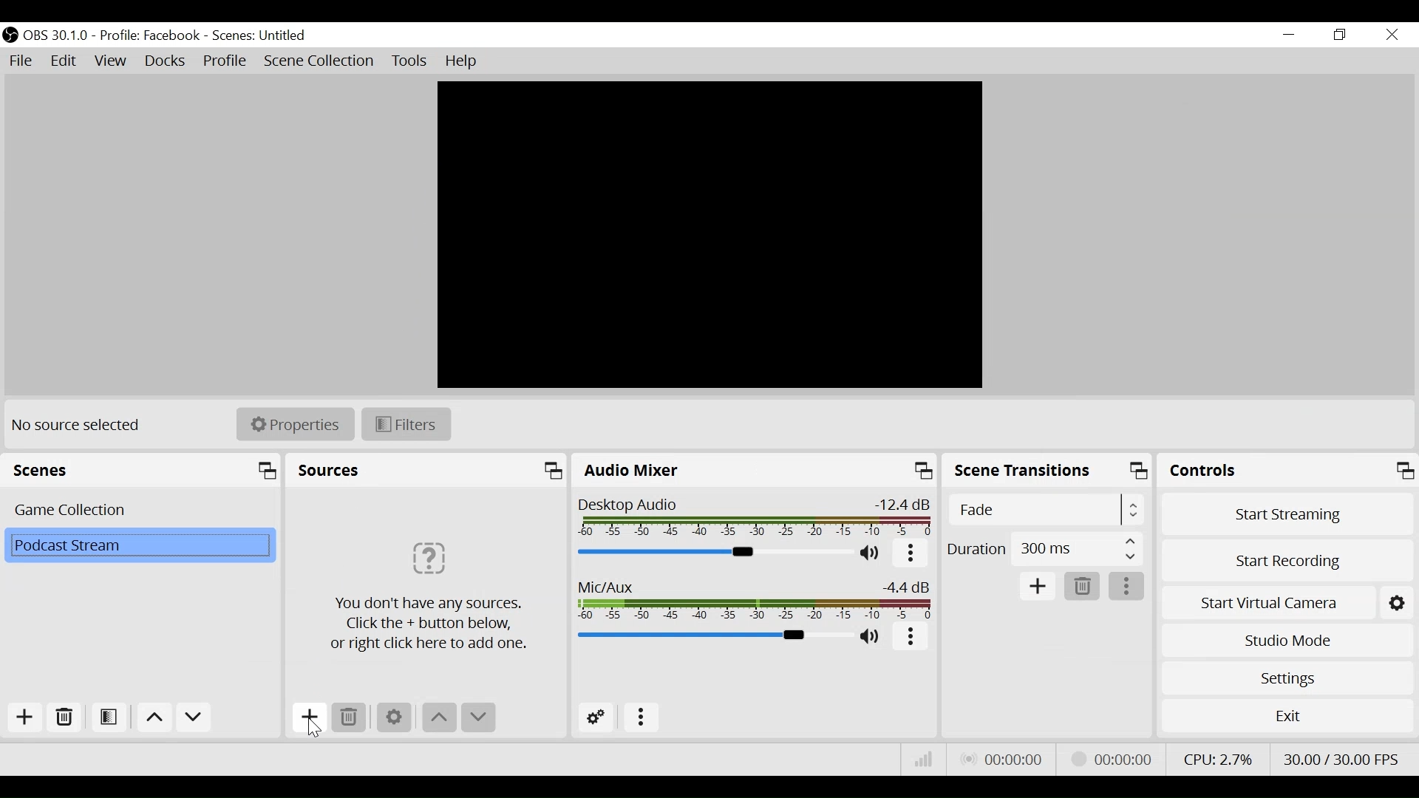 The width and height of the screenshot is (1419, 798). Describe the element at coordinates (192, 720) in the screenshot. I see `Move down` at that location.